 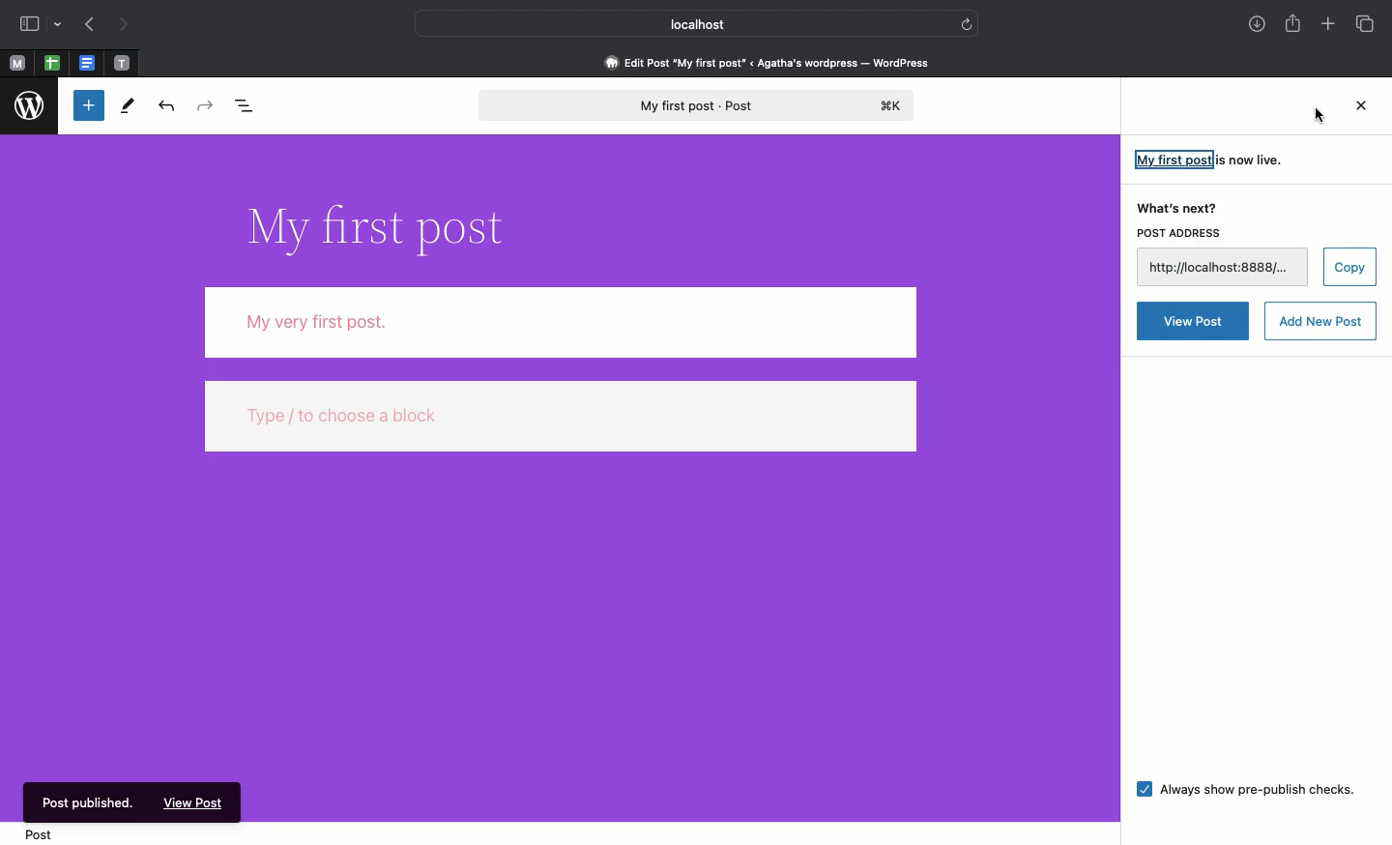 What do you see at coordinates (28, 23) in the screenshot?
I see `Sidebar` at bounding box center [28, 23].